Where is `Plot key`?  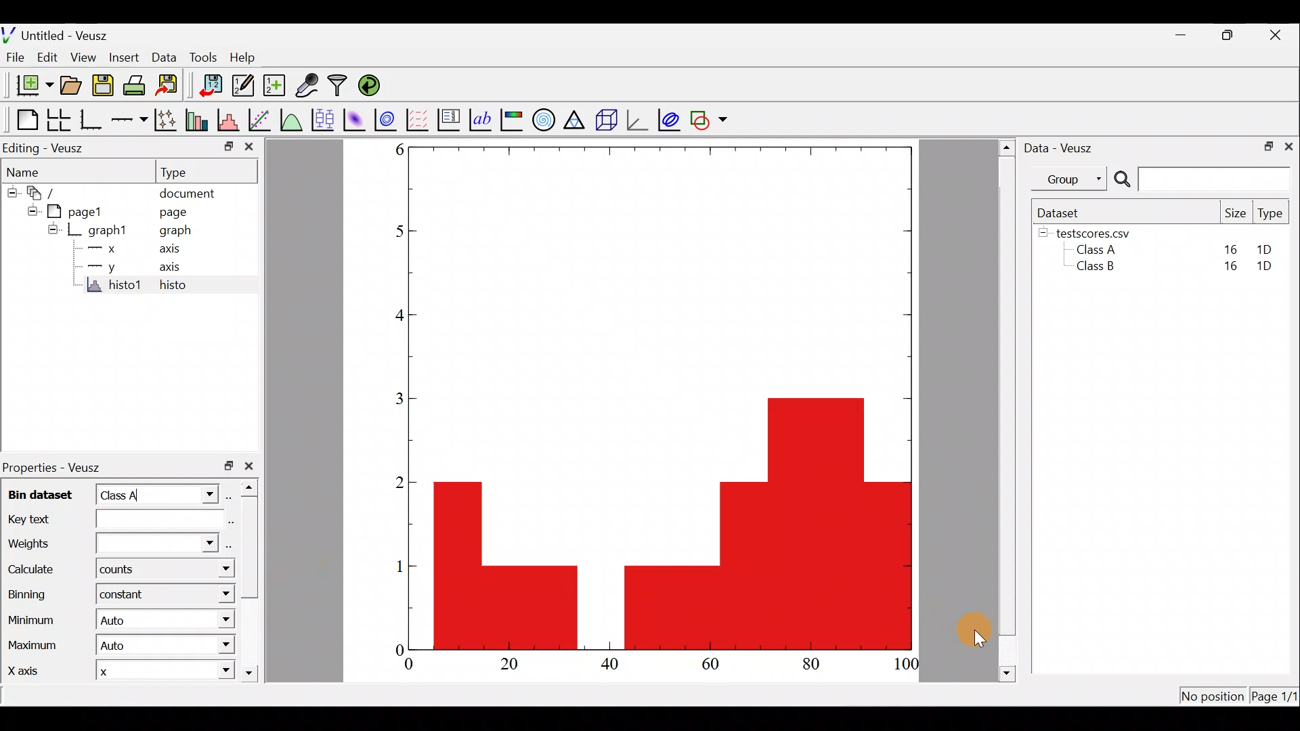 Plot key is located at coordinates (448, 120).